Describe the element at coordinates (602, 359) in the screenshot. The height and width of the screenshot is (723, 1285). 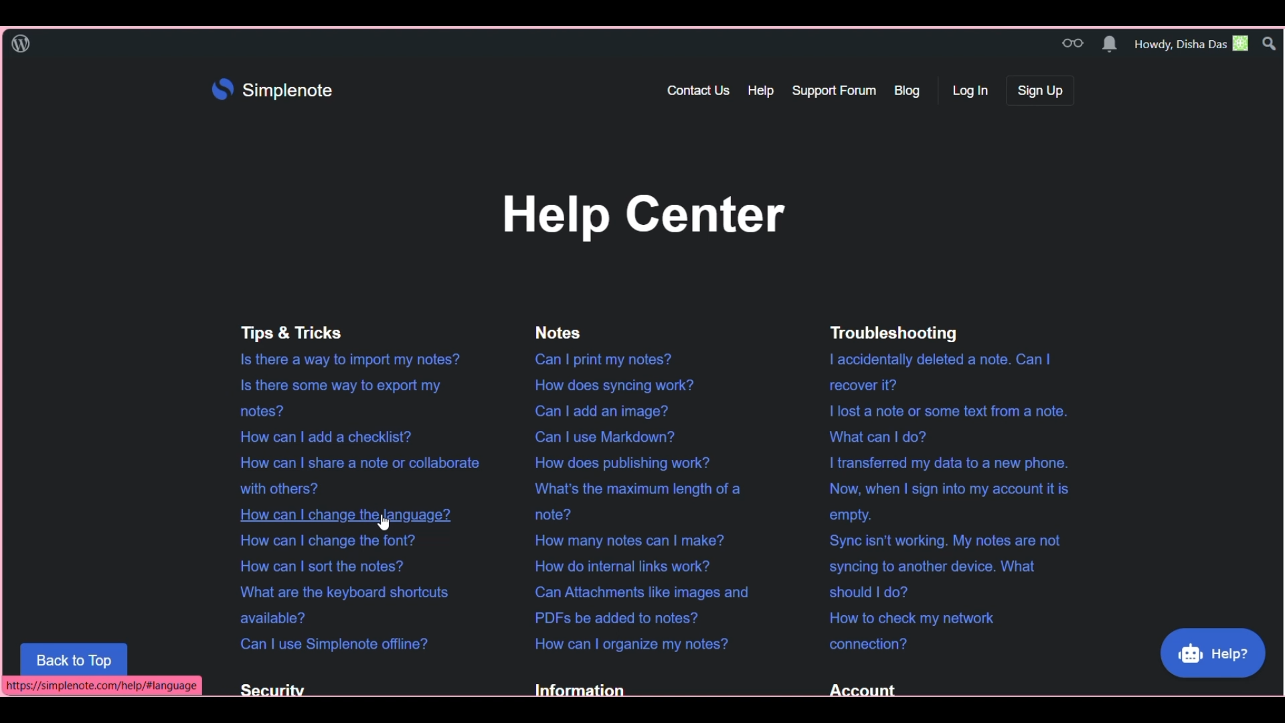
I see `Can | print my notes?` at that location.